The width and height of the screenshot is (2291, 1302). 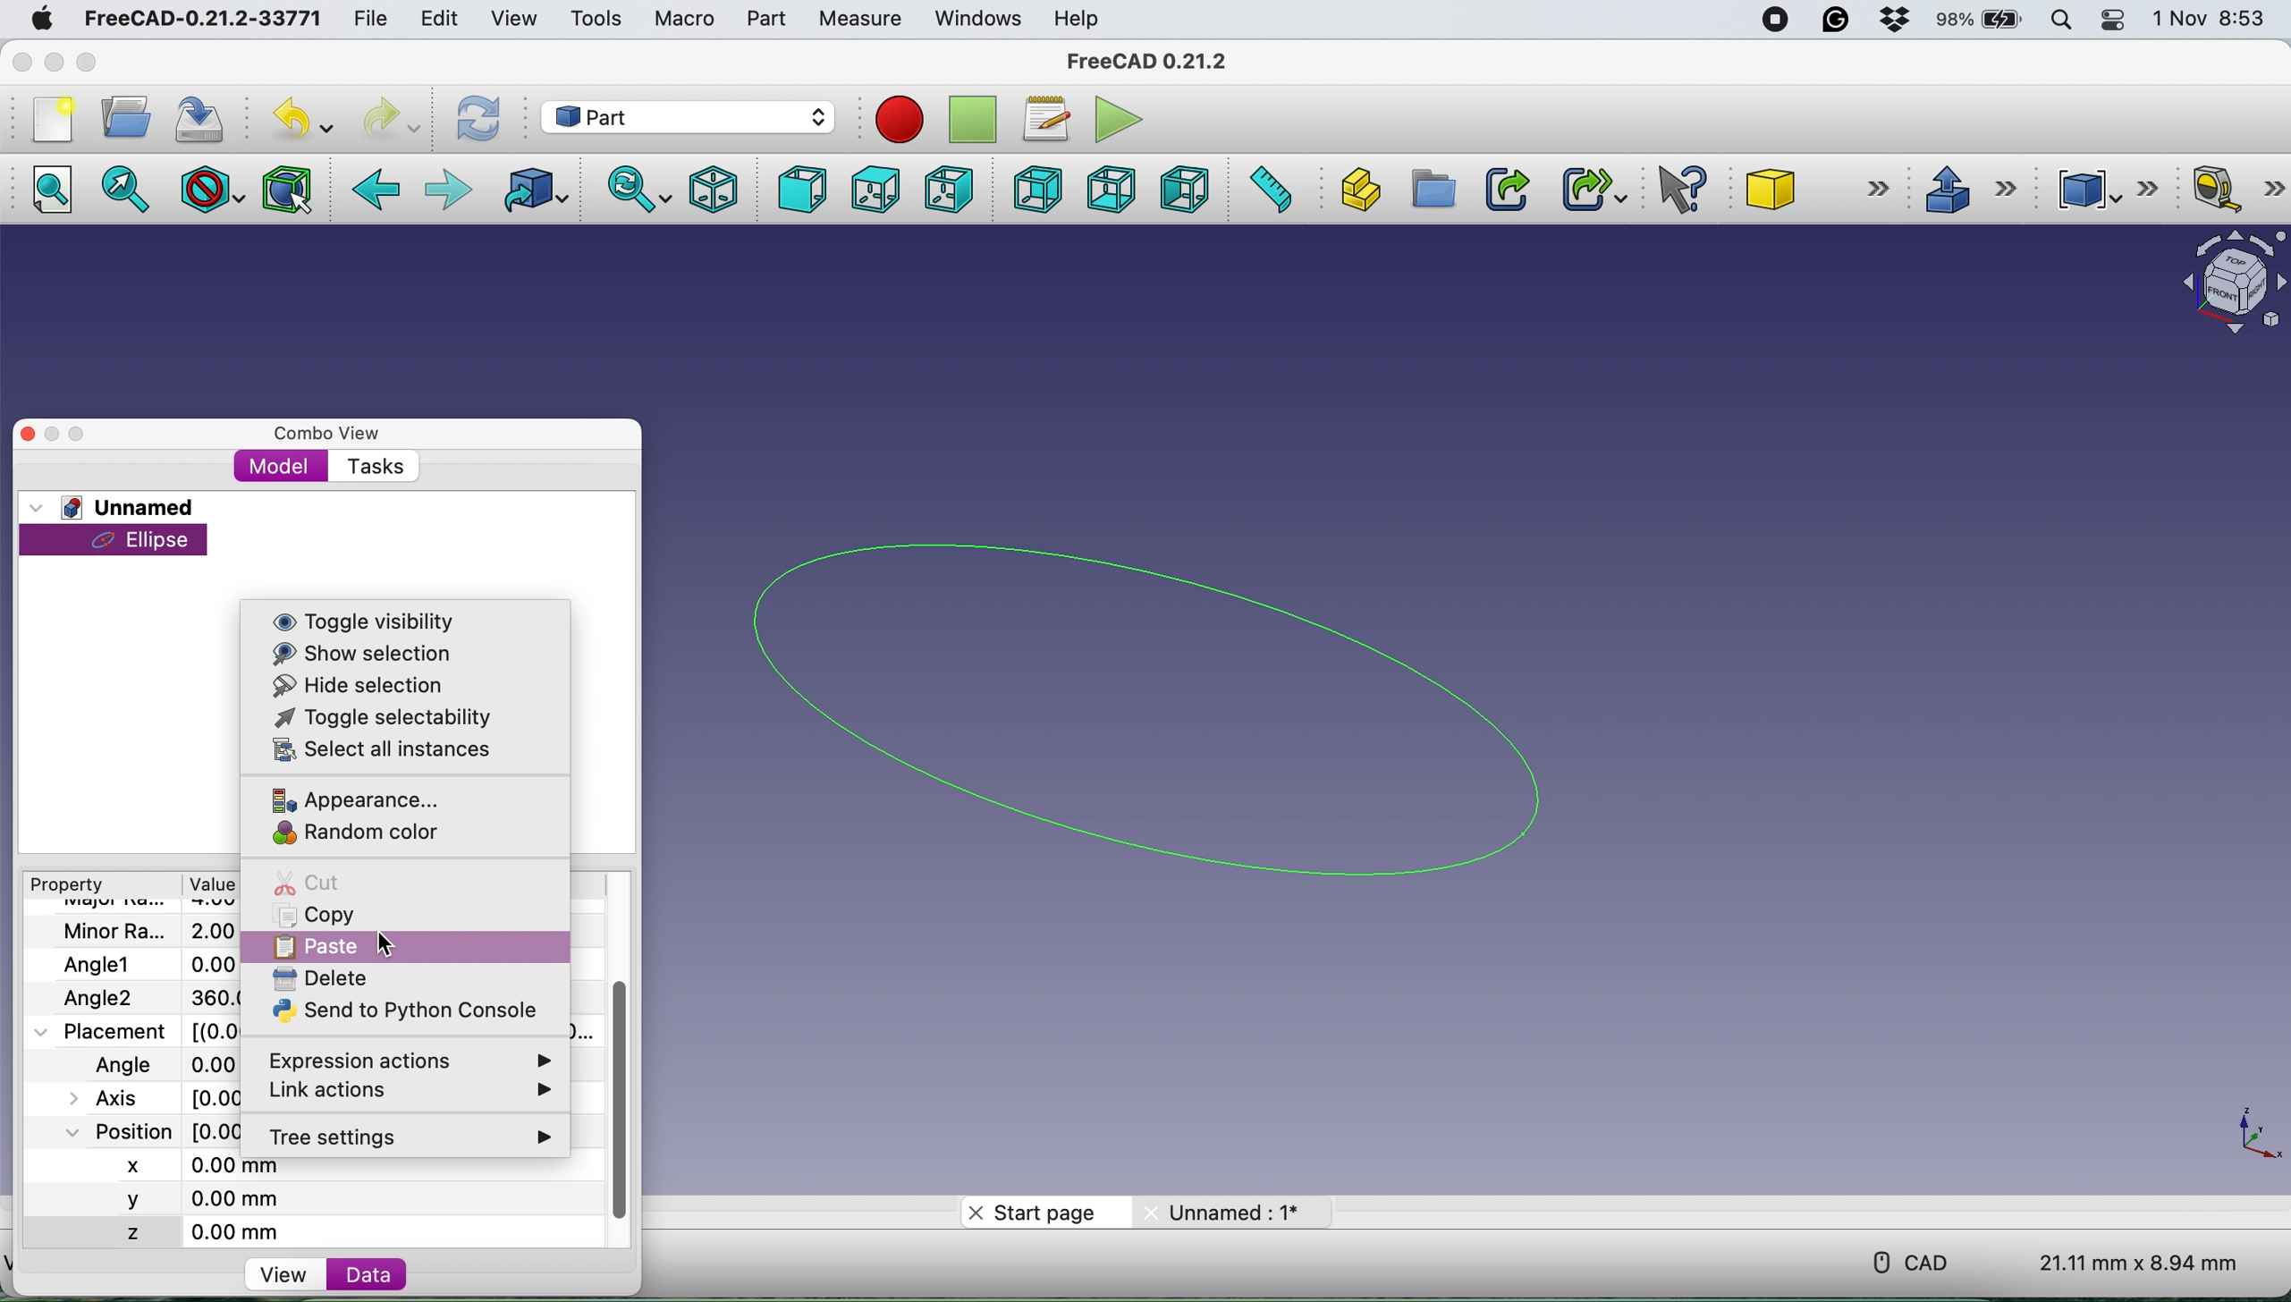 I want to click on date and time, so click(x=2211, y=20).